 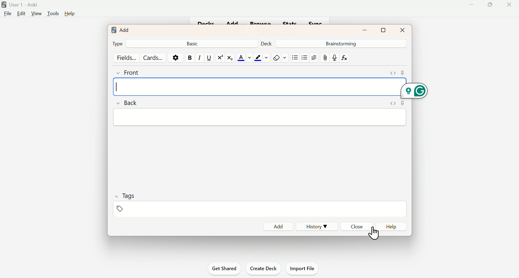 I want to click on Text Alignment, so click(x=313, y=57).